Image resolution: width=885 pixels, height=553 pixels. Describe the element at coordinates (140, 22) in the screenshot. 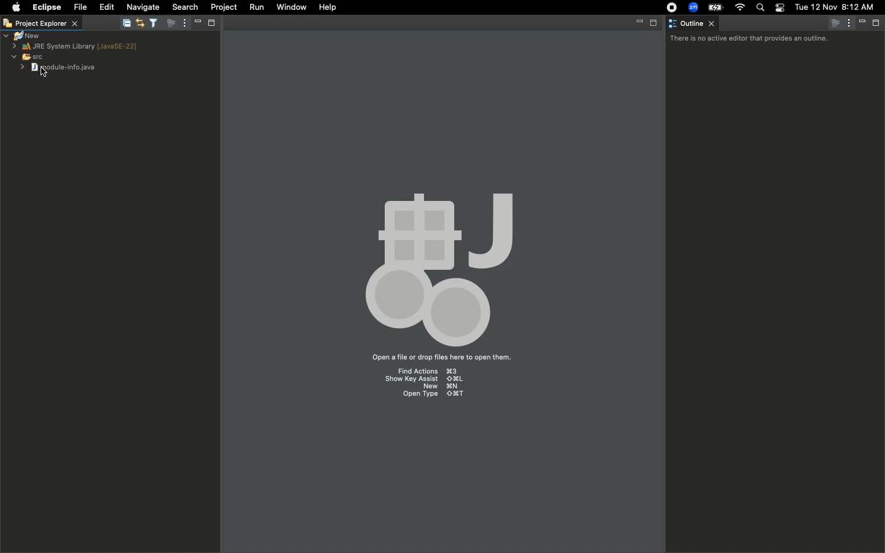

I see `Editor` at that location.